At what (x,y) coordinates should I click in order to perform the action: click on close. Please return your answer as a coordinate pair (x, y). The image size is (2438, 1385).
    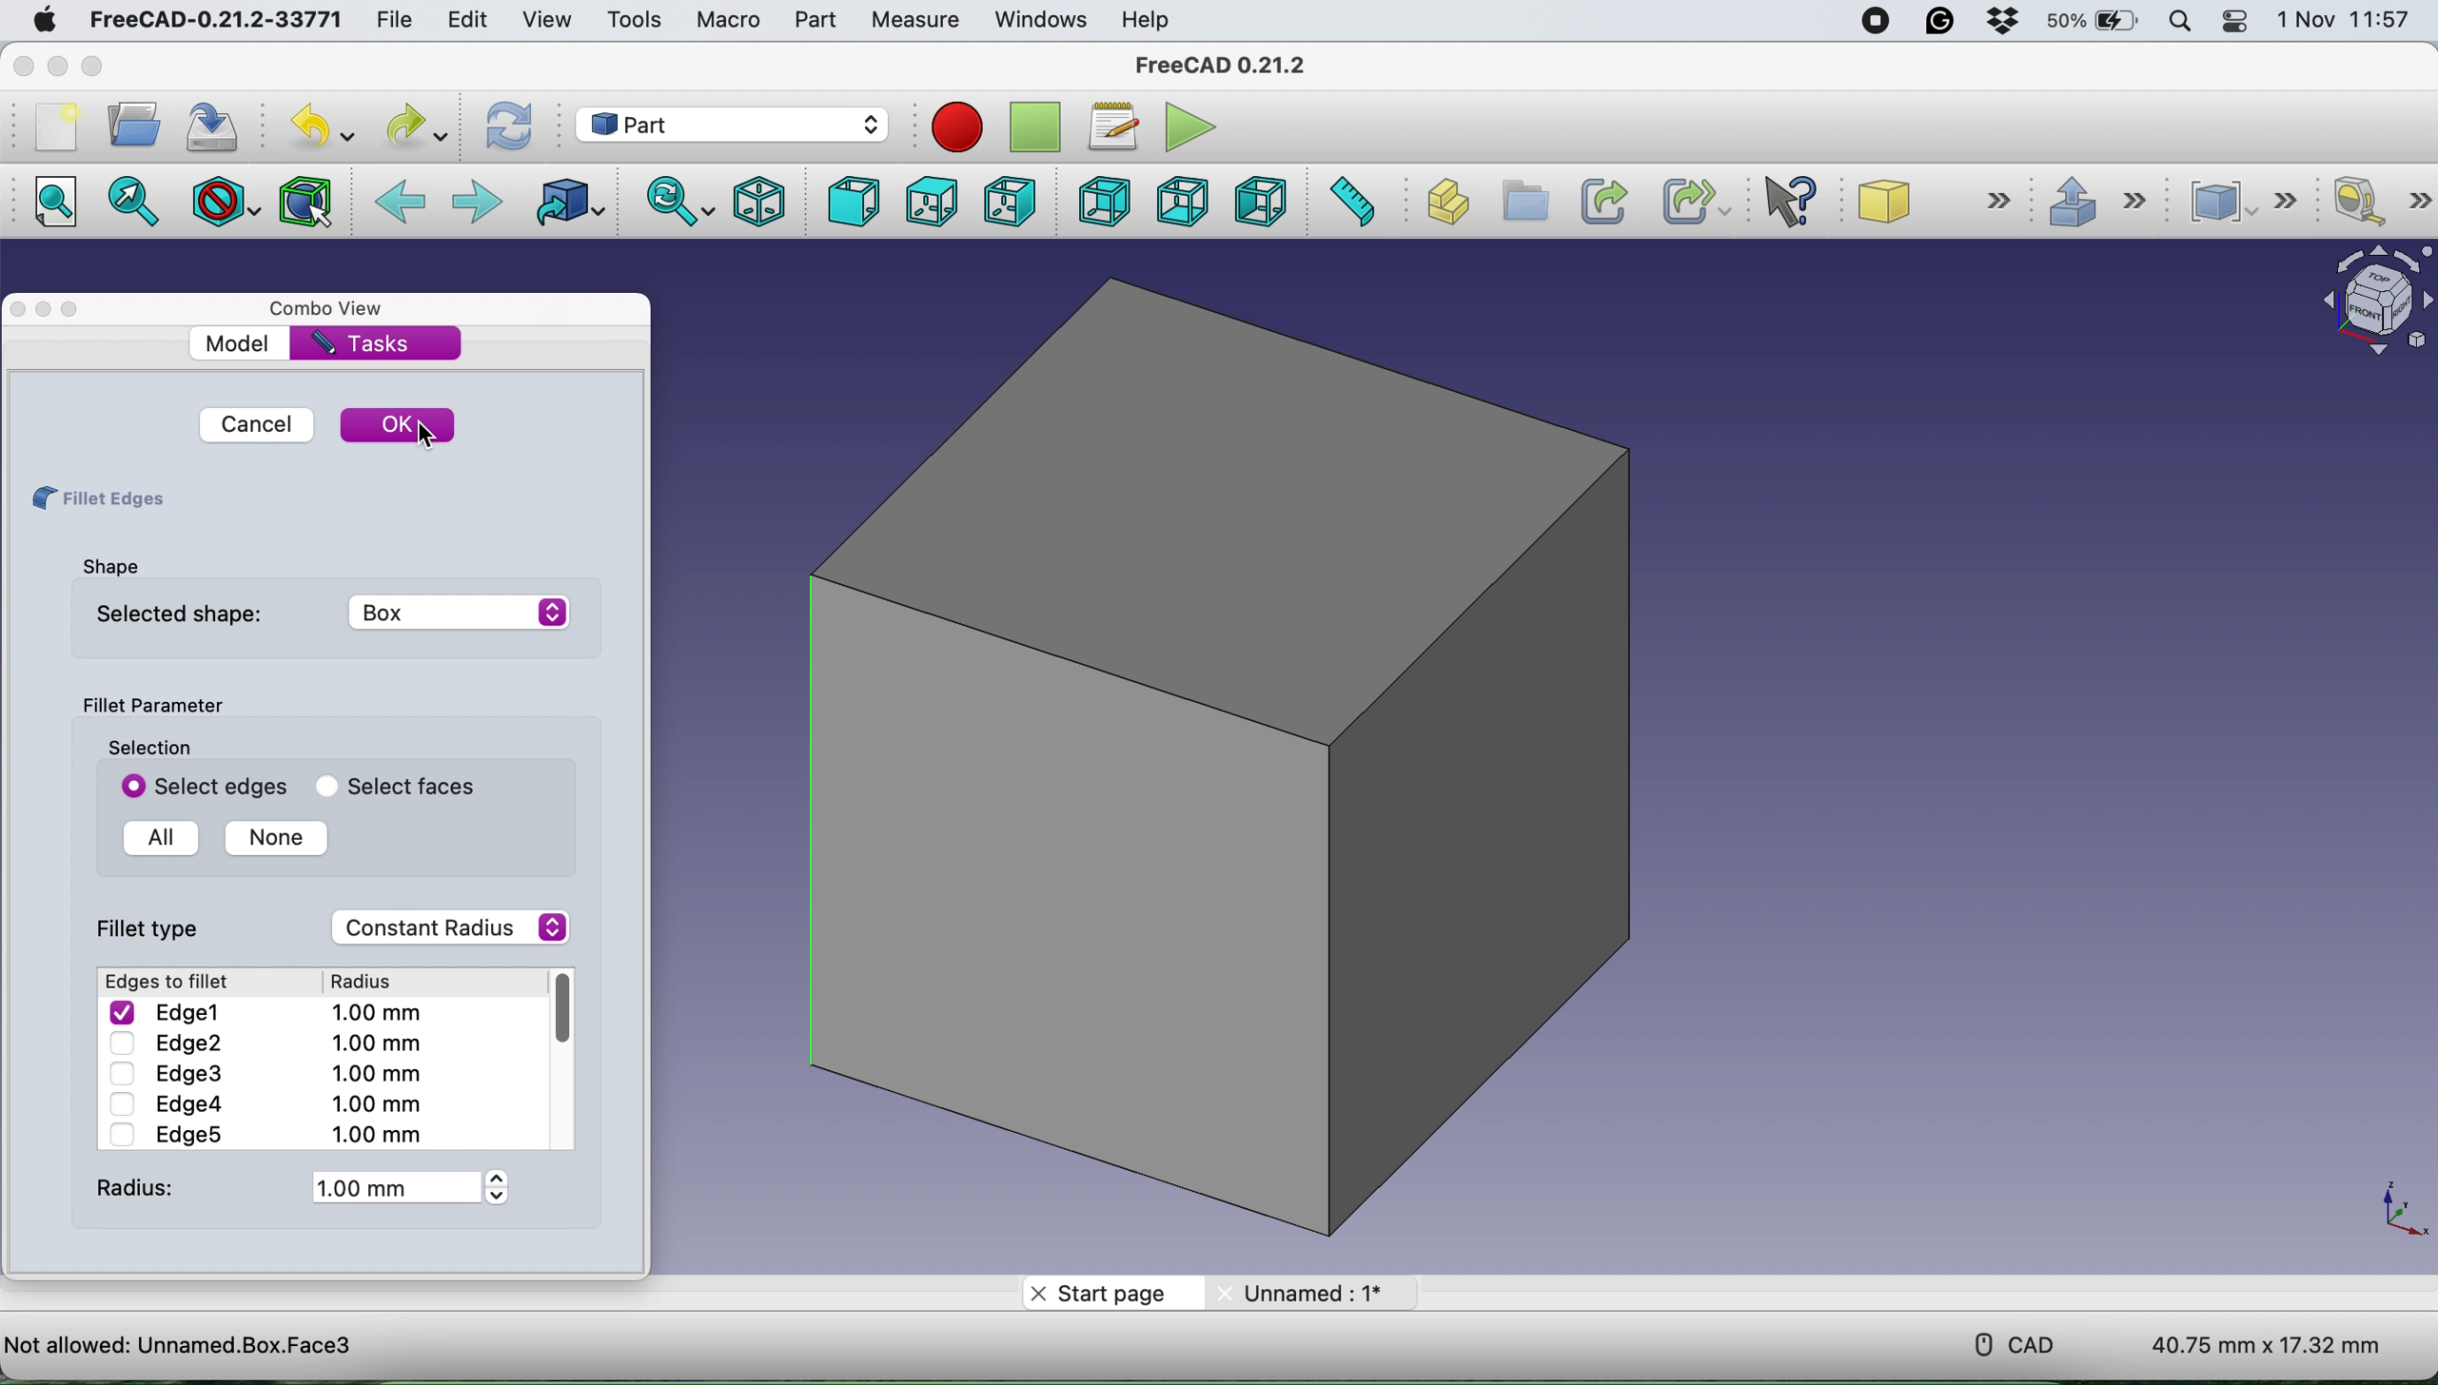
    Looking at the image, I should click on (24, 67).